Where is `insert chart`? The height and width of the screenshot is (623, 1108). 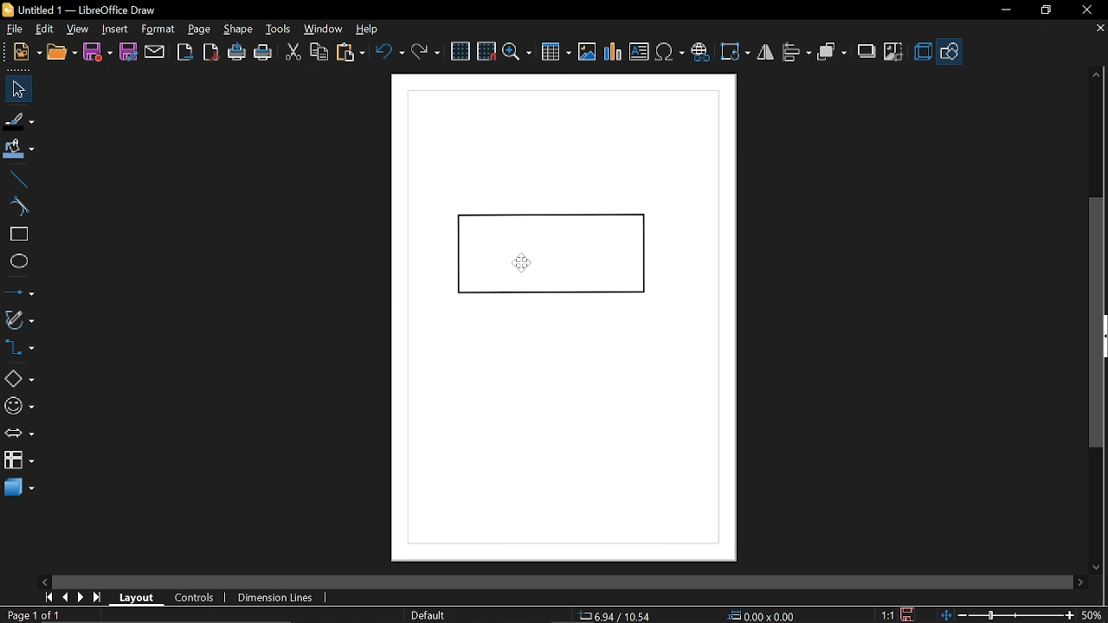
insert chart is located at coordinates (611, 52).